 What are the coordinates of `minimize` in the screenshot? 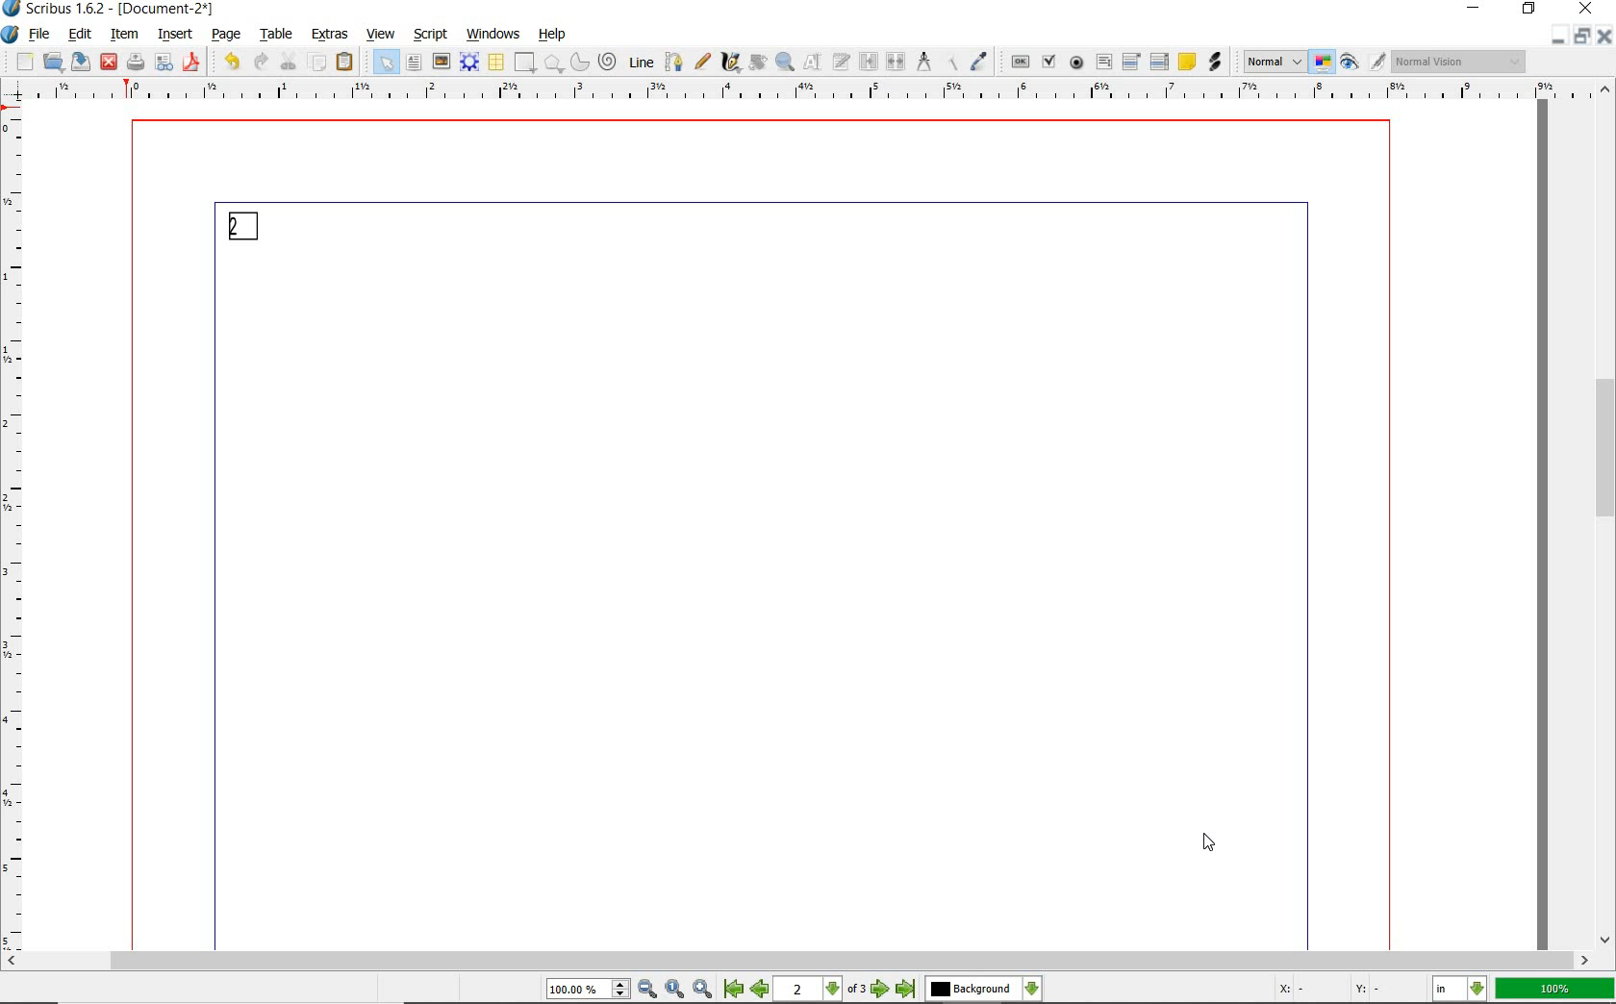 It's located at (1471, 9).